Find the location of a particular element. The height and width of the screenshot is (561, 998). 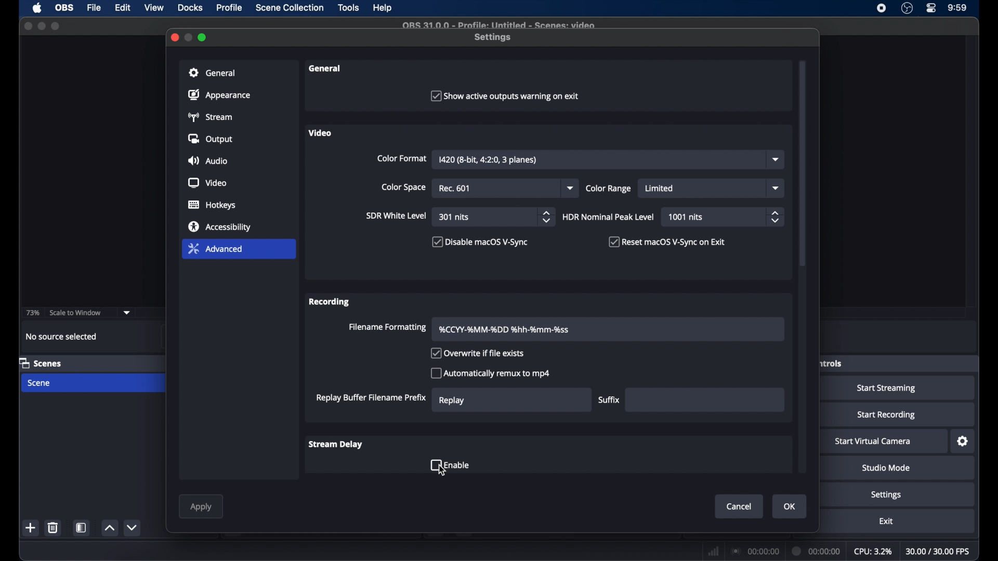

checkbox  is located at coordinates (477, 354).